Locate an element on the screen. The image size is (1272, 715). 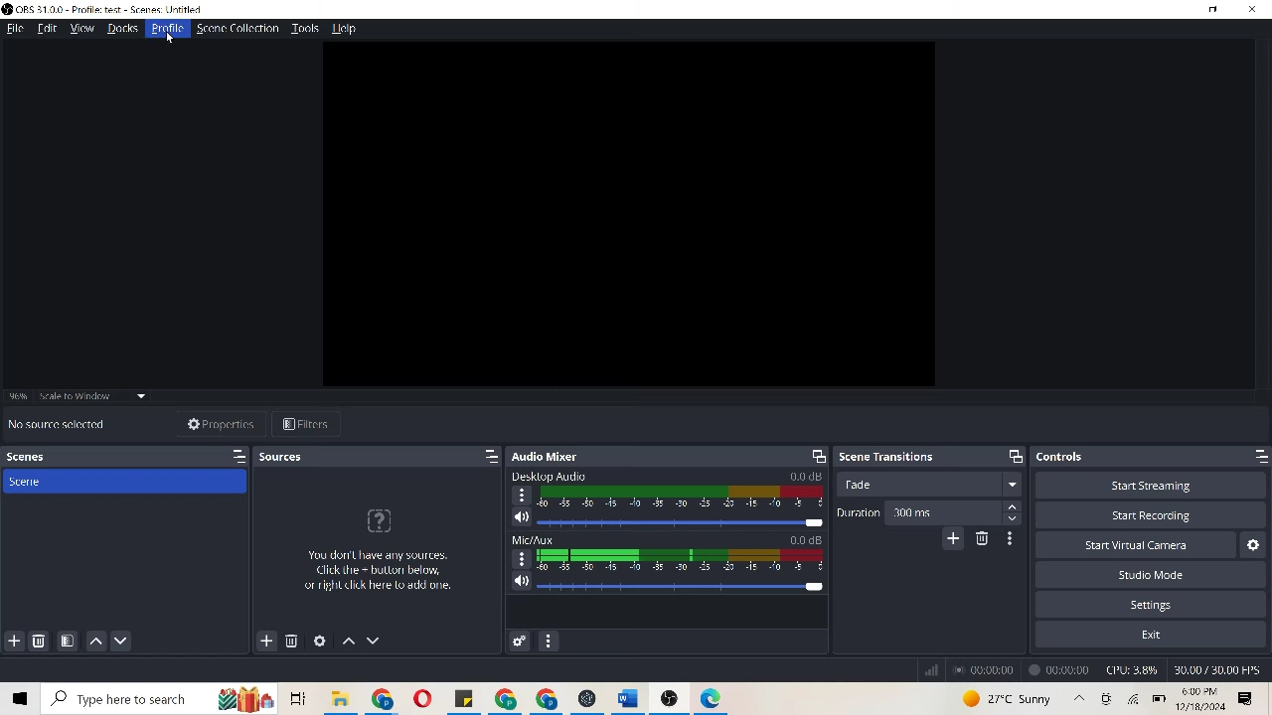
settings is located at coordinates (1256, 544).